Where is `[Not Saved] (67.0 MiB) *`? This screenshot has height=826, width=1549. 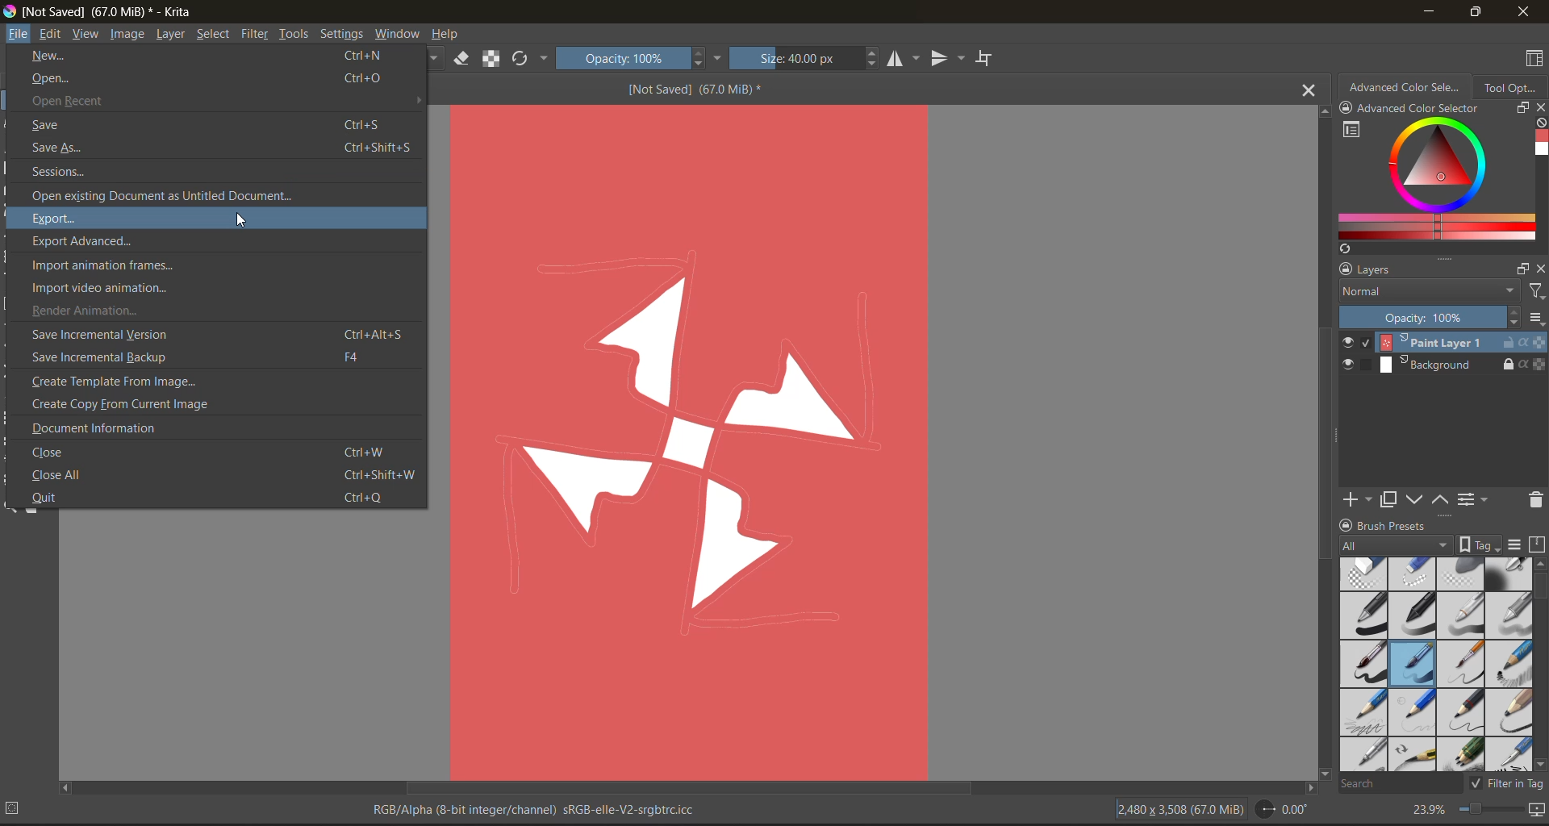
[Not Saved] (67.0 MiB) * is located at coordinates (691, 90).